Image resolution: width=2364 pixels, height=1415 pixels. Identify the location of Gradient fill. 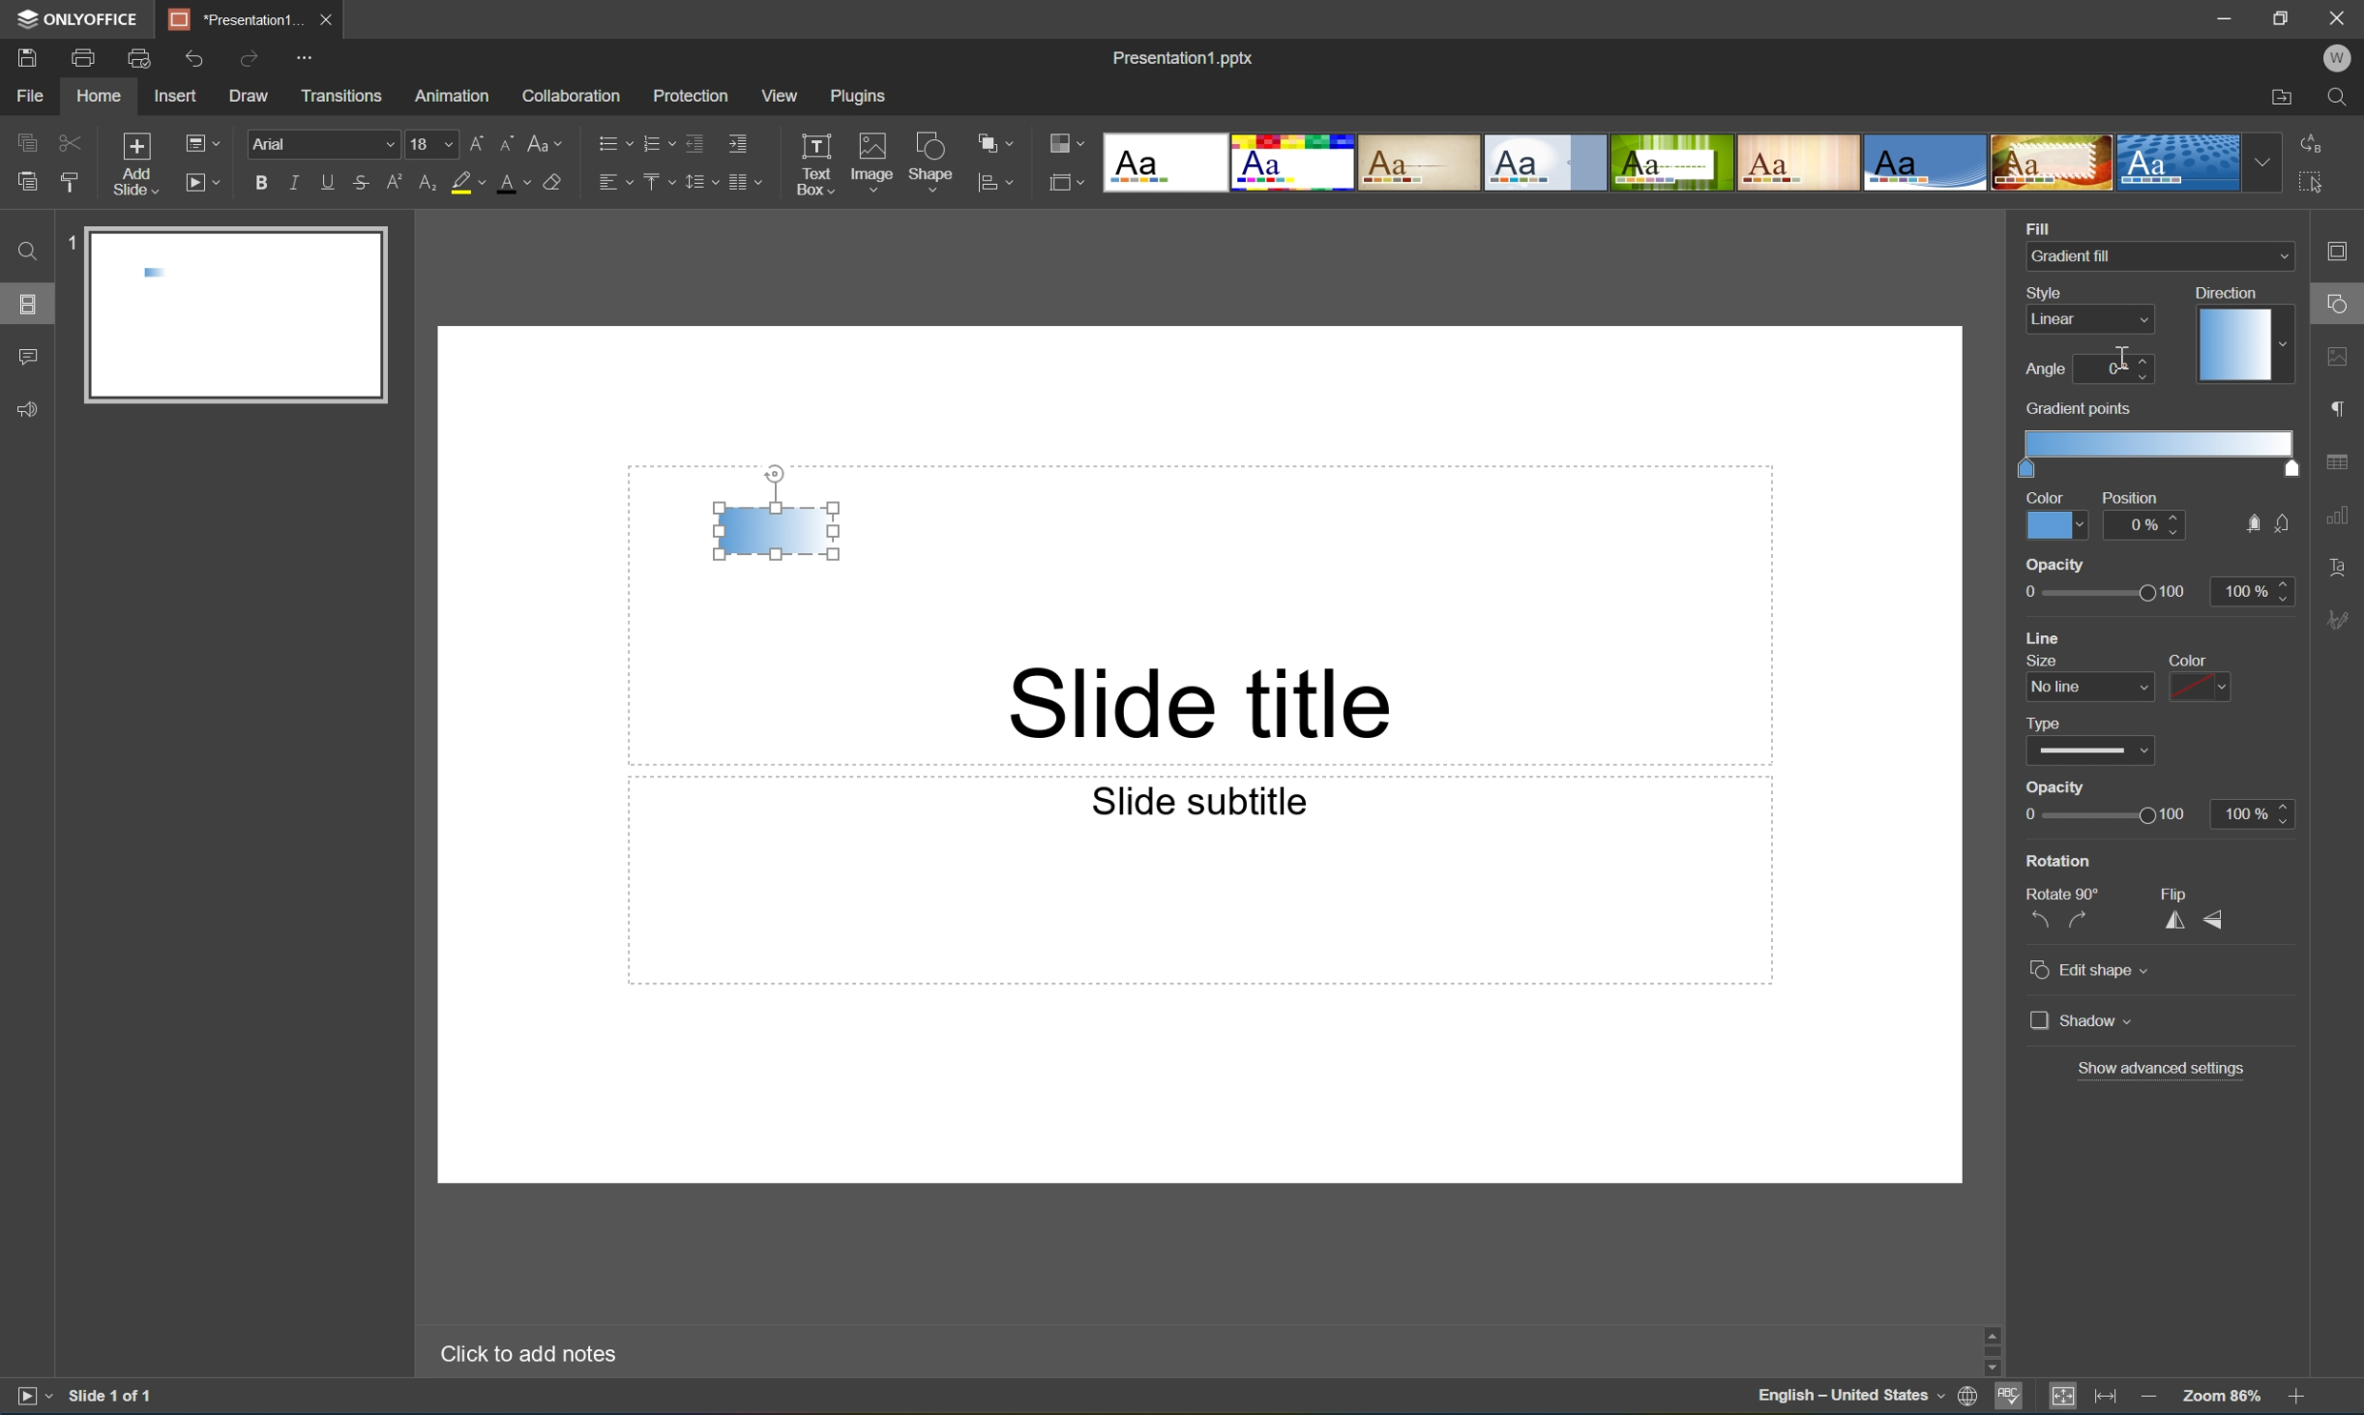
(2076, 256).